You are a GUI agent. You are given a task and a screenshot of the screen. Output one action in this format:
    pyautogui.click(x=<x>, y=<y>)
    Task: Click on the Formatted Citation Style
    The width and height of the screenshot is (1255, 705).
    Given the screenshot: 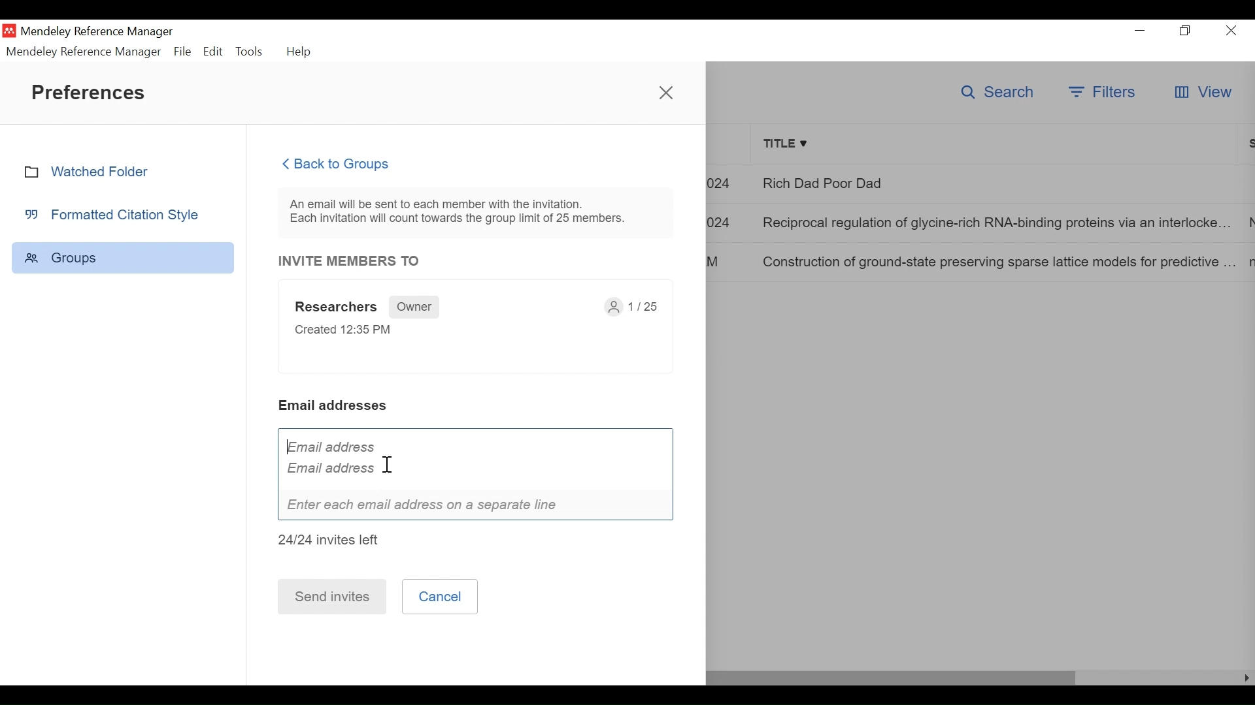 What is the action you would take?
    pyautogui.click(x=117, y=214)
    